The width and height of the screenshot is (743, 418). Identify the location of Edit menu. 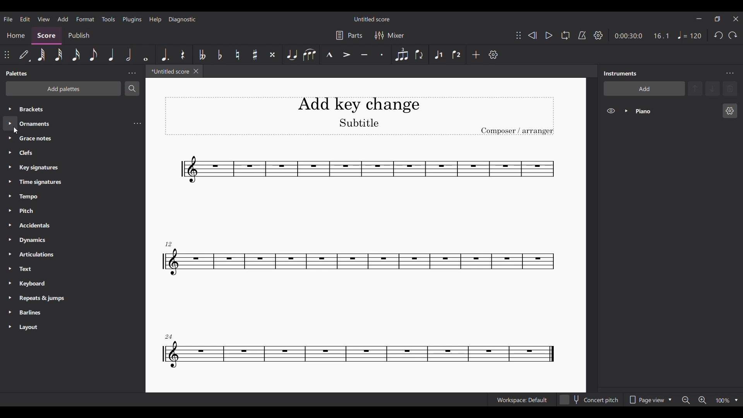
(25, 19).